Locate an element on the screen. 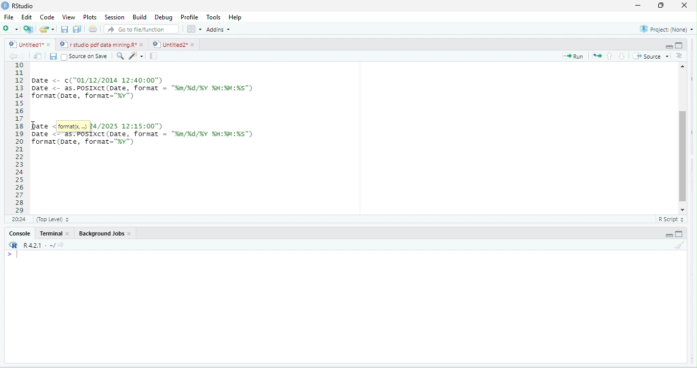 The width and height of the screenshot is (697, 368). Code is located at coordinates (46, 18).